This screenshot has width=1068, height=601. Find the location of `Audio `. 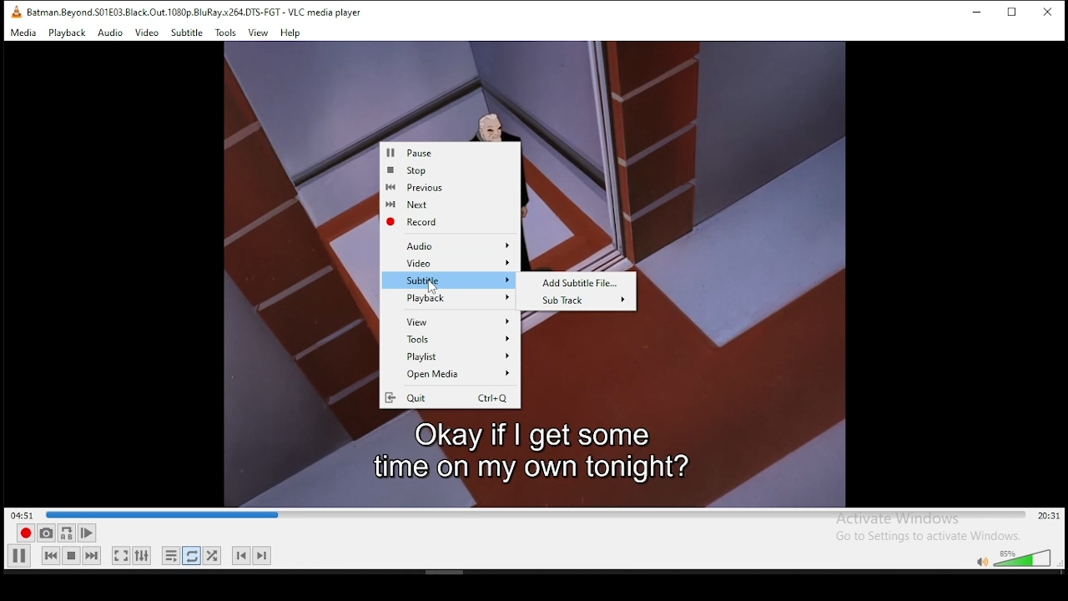

Audio  is located at coordinates (458, 247).